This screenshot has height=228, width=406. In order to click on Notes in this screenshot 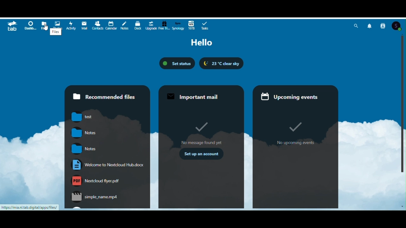, I will do `click(125, 25)`.